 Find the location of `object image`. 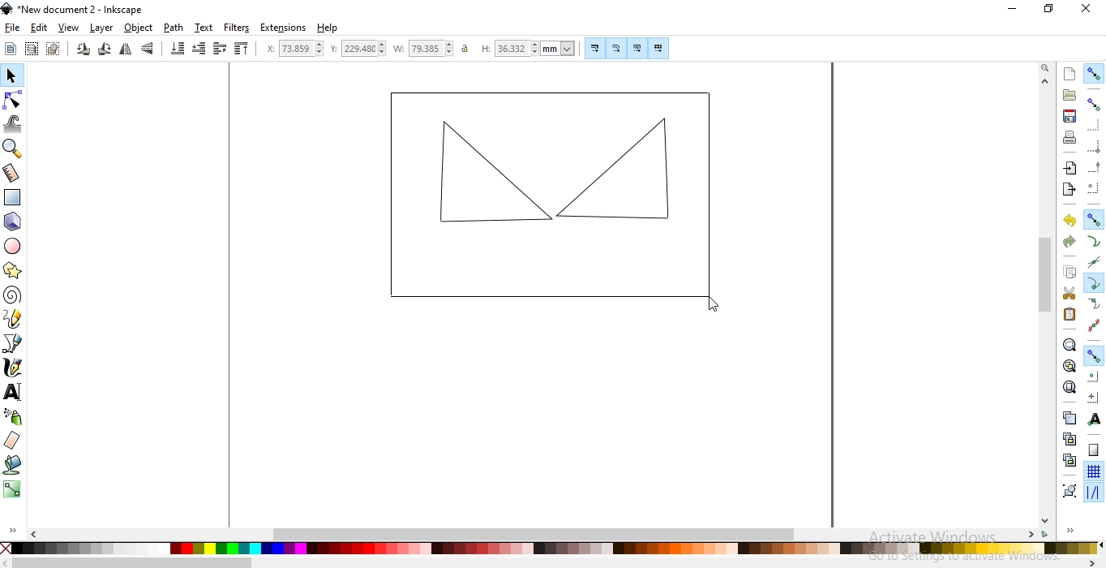

object image is located at coordinates (555, 199).